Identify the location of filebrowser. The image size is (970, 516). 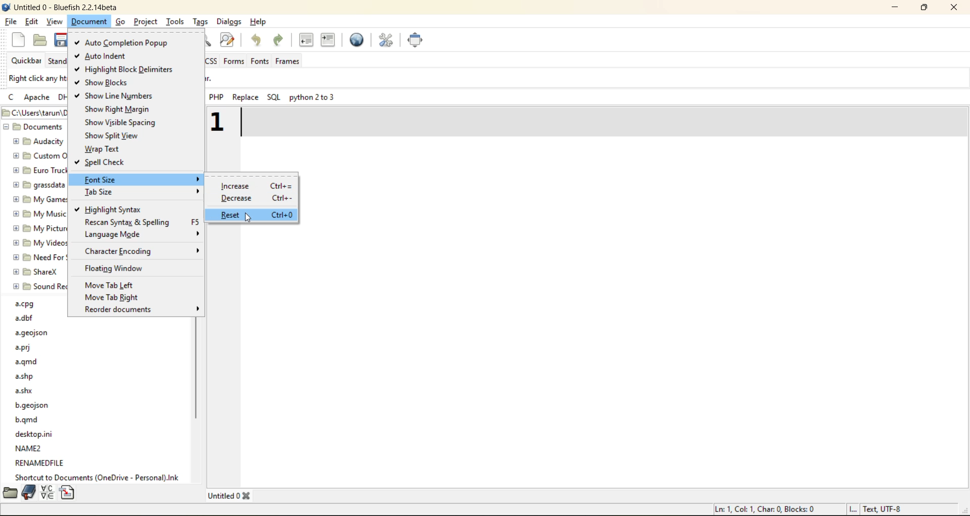
(9, 493).